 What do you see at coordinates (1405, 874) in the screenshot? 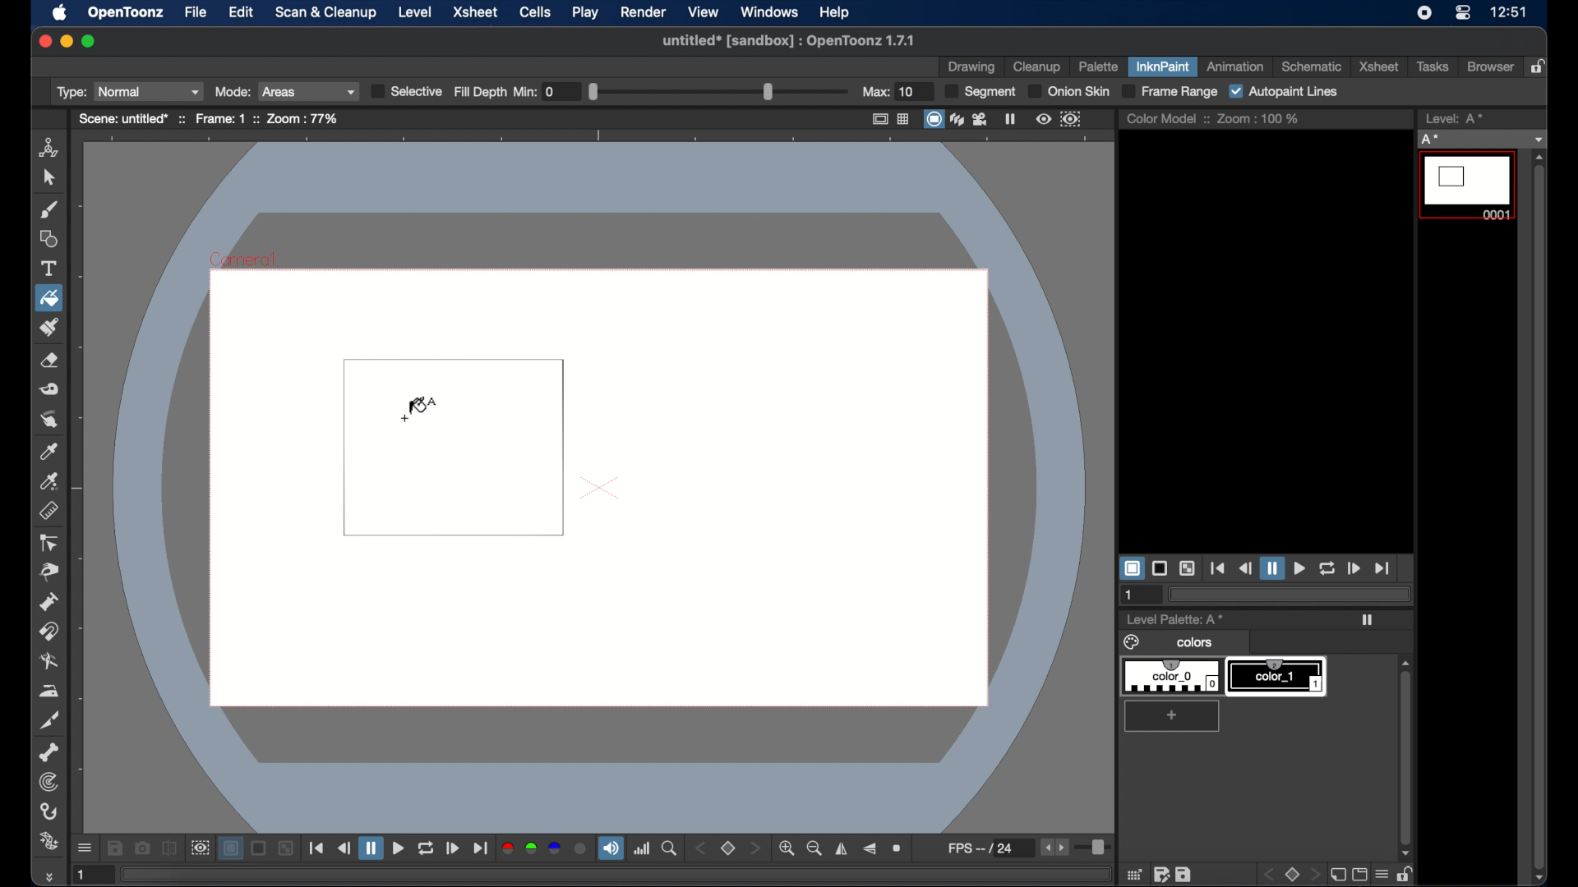
I see `unlock` at bounding box center [1405, 874].